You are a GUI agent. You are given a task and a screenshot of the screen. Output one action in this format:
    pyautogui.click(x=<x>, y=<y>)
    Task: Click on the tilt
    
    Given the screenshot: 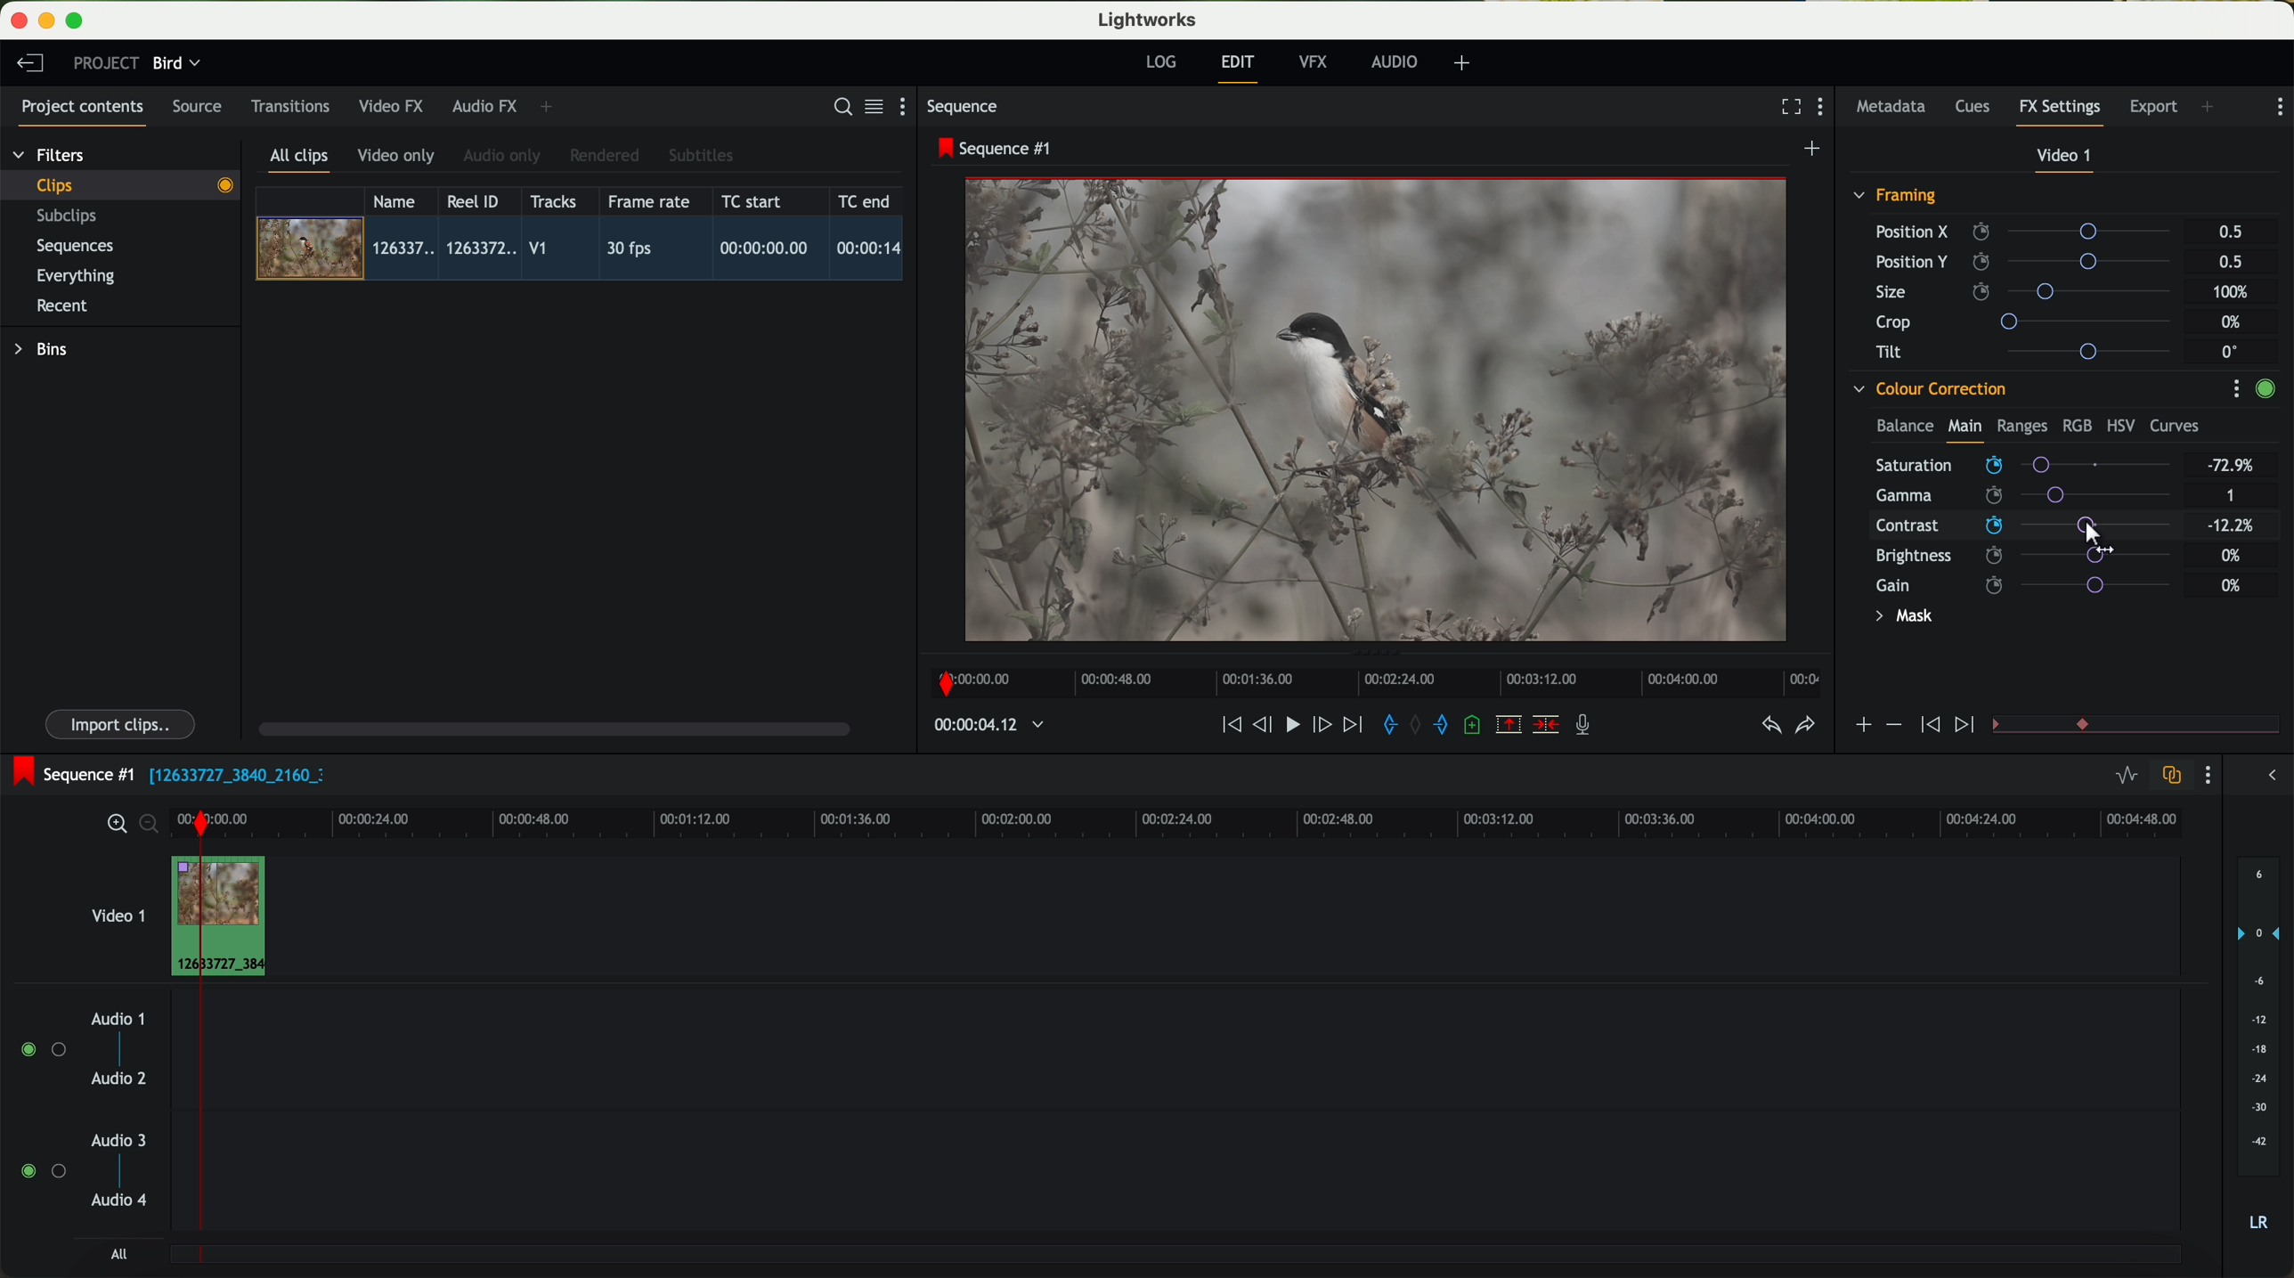 What is the action you would take?
    pyautogui.click(x=2031, y=351)
    